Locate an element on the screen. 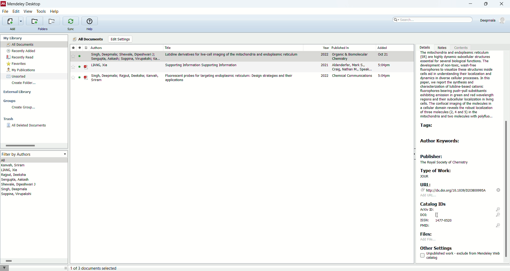 The width and height of the screenshot is (510, 271). 2022 is located at coordinates (325, 76).